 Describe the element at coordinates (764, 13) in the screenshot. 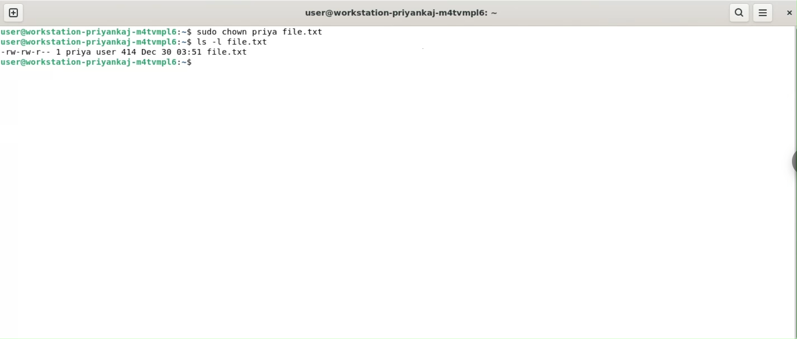

I see `menu` at that location.